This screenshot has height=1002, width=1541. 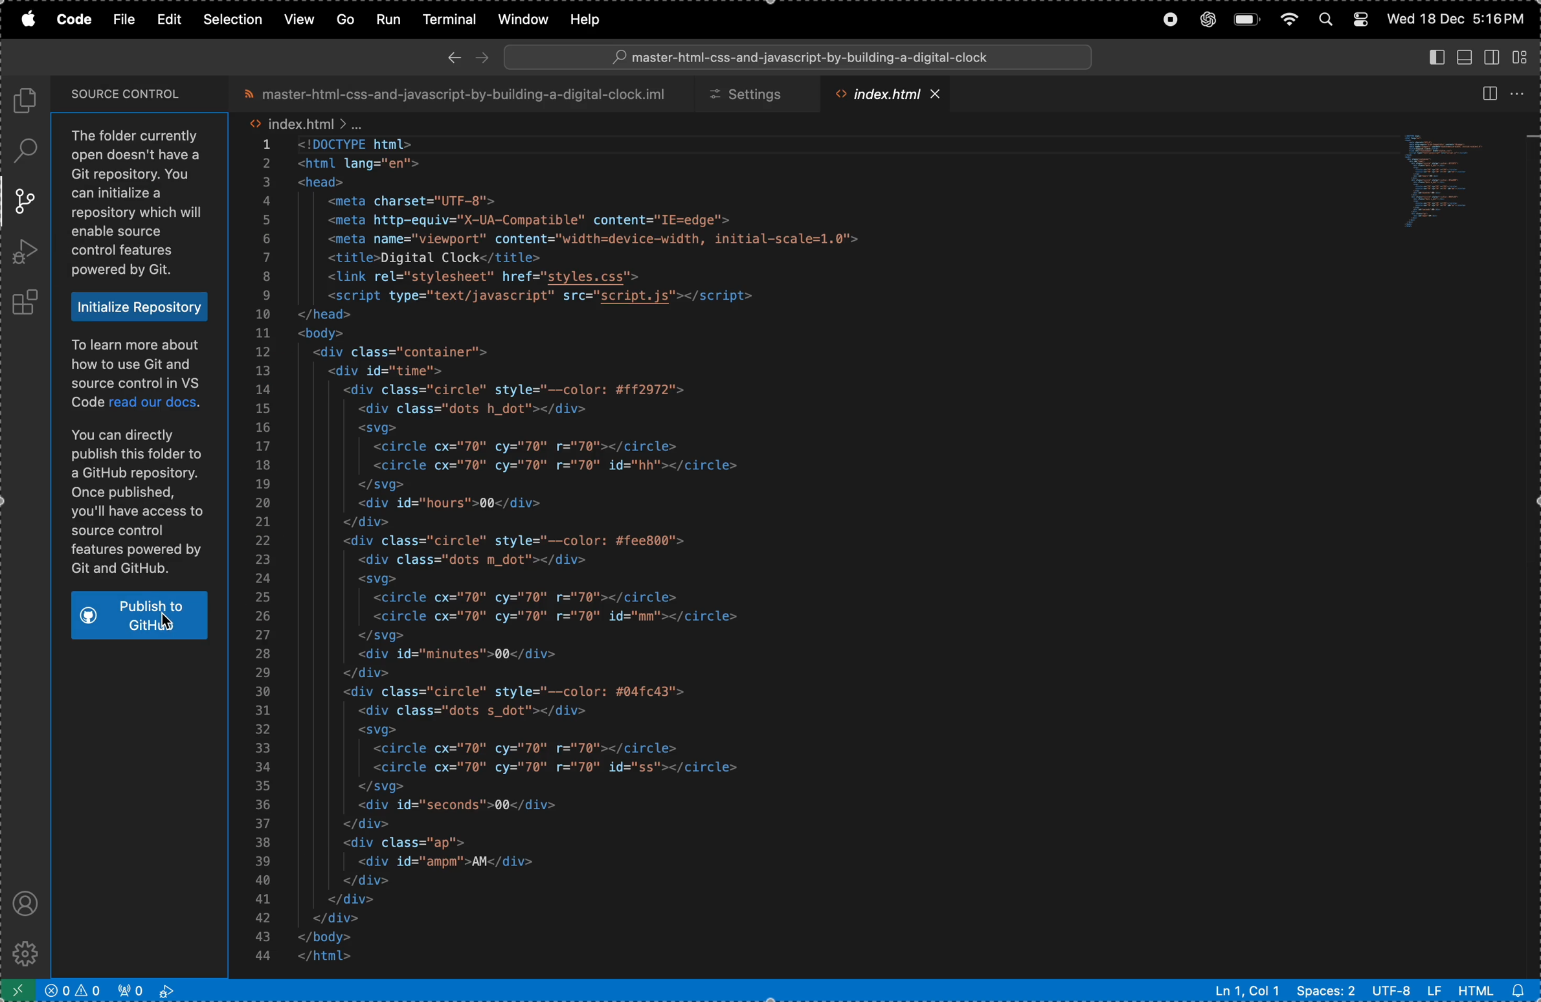 I want to click on edit, so click(x=172, y=19).